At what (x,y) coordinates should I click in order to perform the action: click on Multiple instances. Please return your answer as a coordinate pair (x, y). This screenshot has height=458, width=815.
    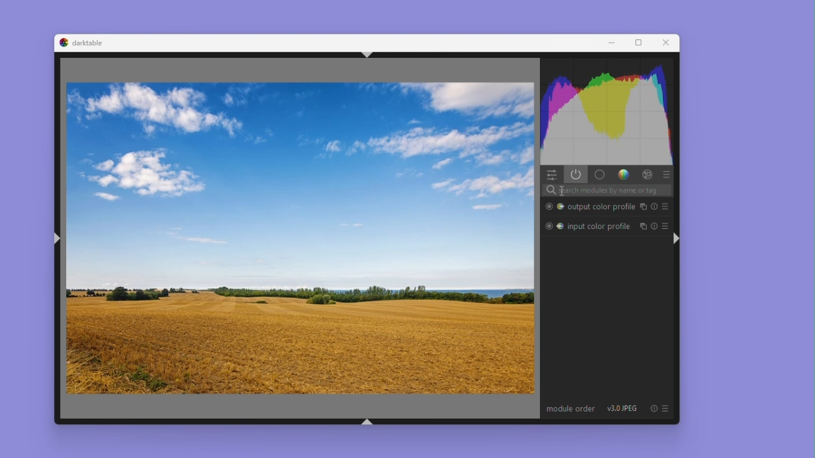
    Looking at the image, I should click on (642, 205).